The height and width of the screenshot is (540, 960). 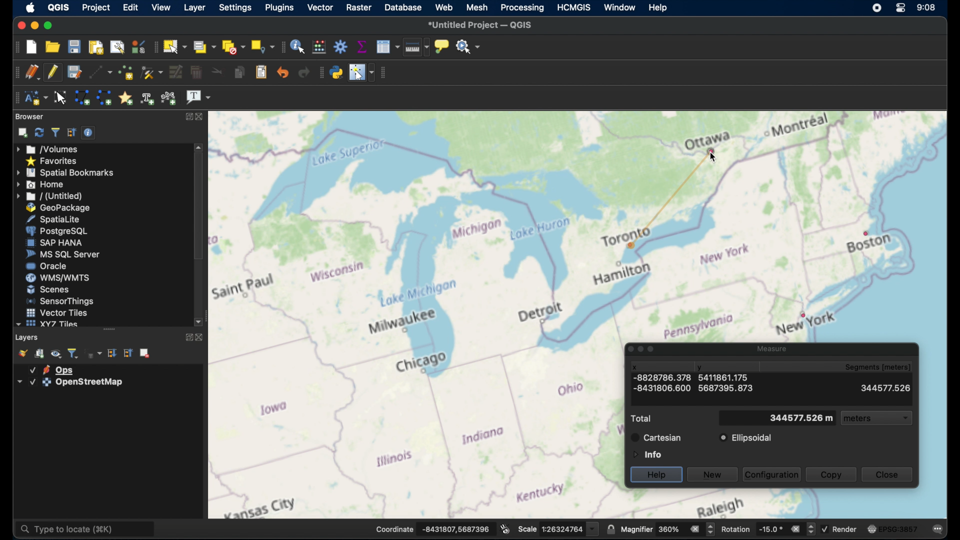 I want to click on selection toolbar, so click(x=156, y=46).